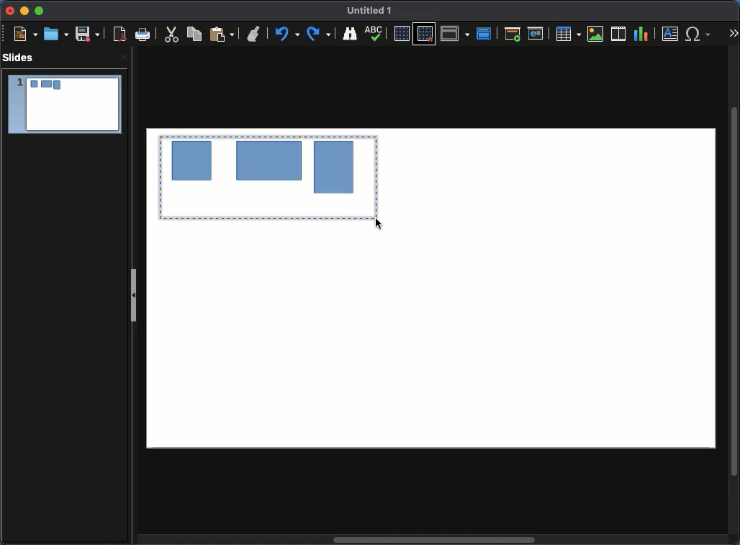 The image size is (740, 545). Describe the element at coordinates (425, 35) in the screenshot. I see `Snap to grid` at that location.